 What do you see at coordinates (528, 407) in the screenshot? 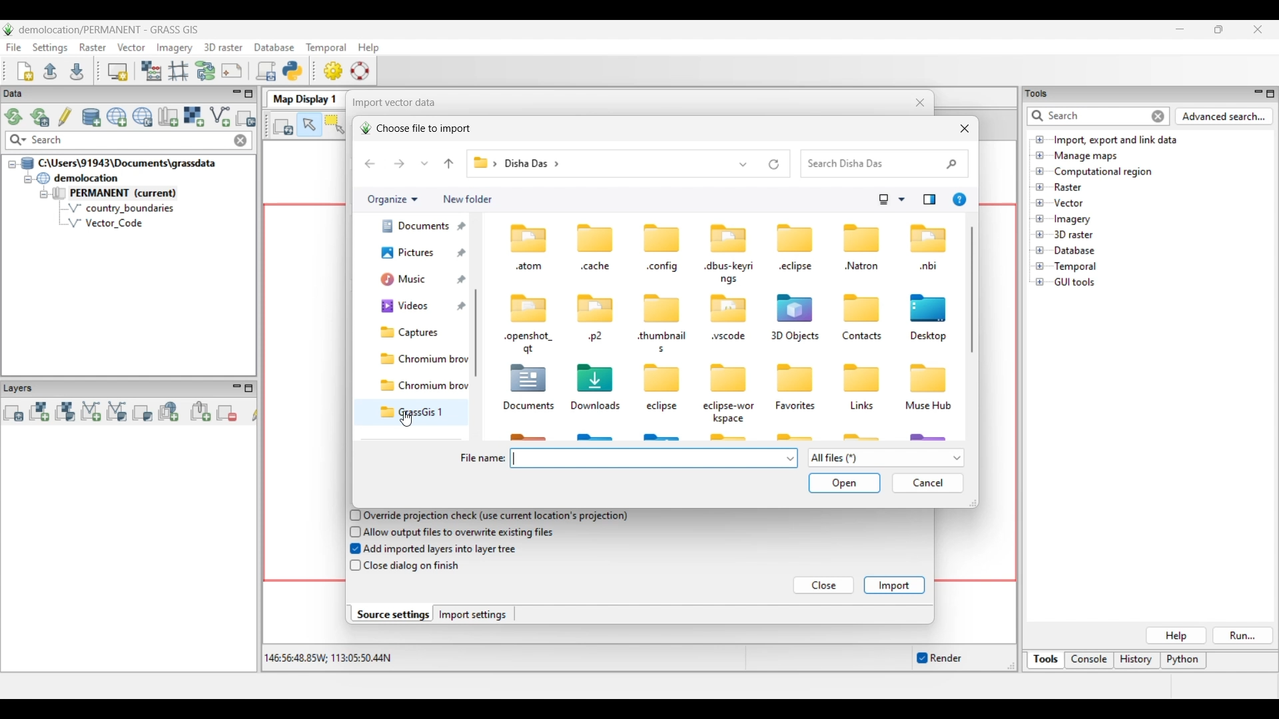
I see `Documents` at bounding box center [528, 407].